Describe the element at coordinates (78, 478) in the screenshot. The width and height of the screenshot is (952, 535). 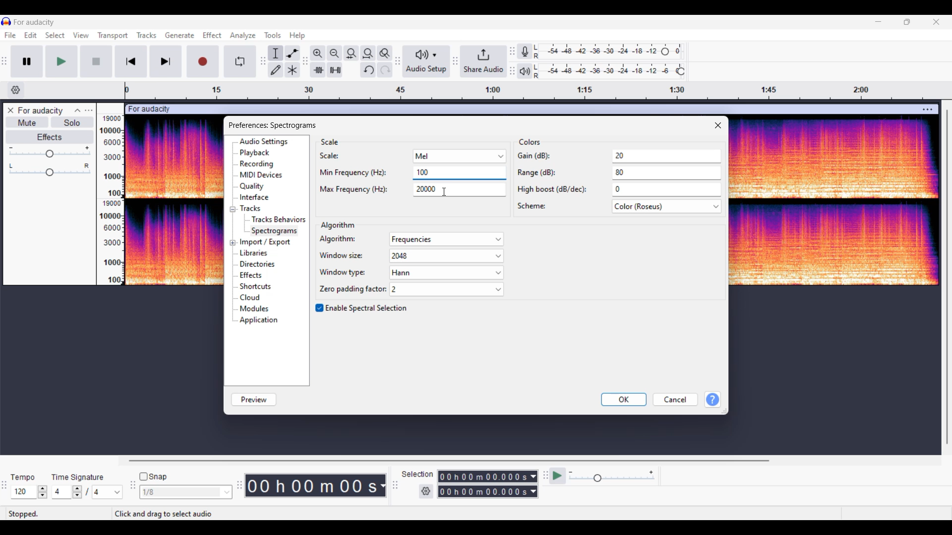
I see `Indicates time signature settings ` at that location.